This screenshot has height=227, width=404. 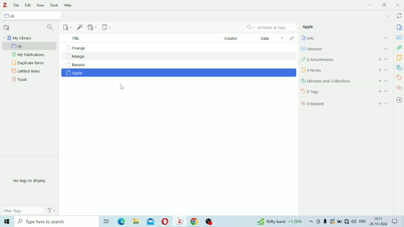 What do you see at coordinates (136, 222) in the screenshot?
I see `Documents Explorer` at bounding box center [136, 222].